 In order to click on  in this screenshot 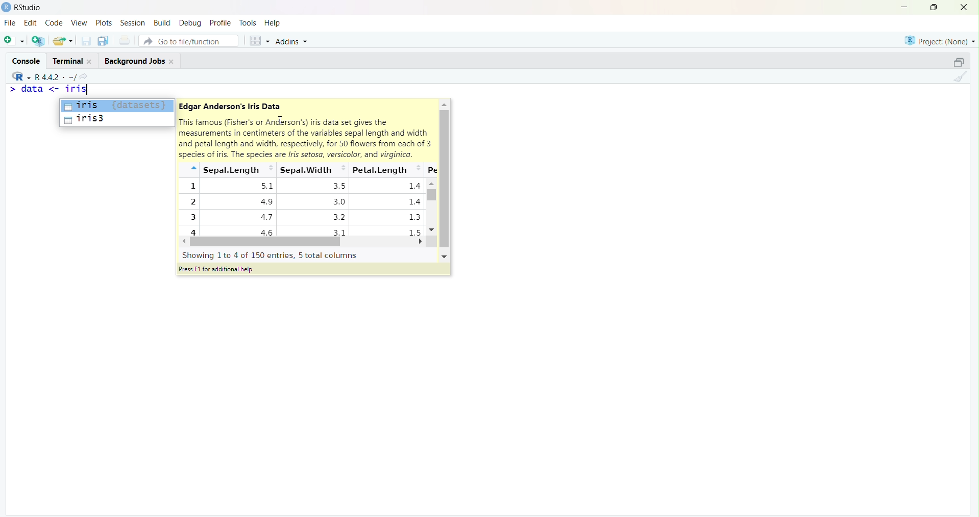, I will do `click(444, 256)`.